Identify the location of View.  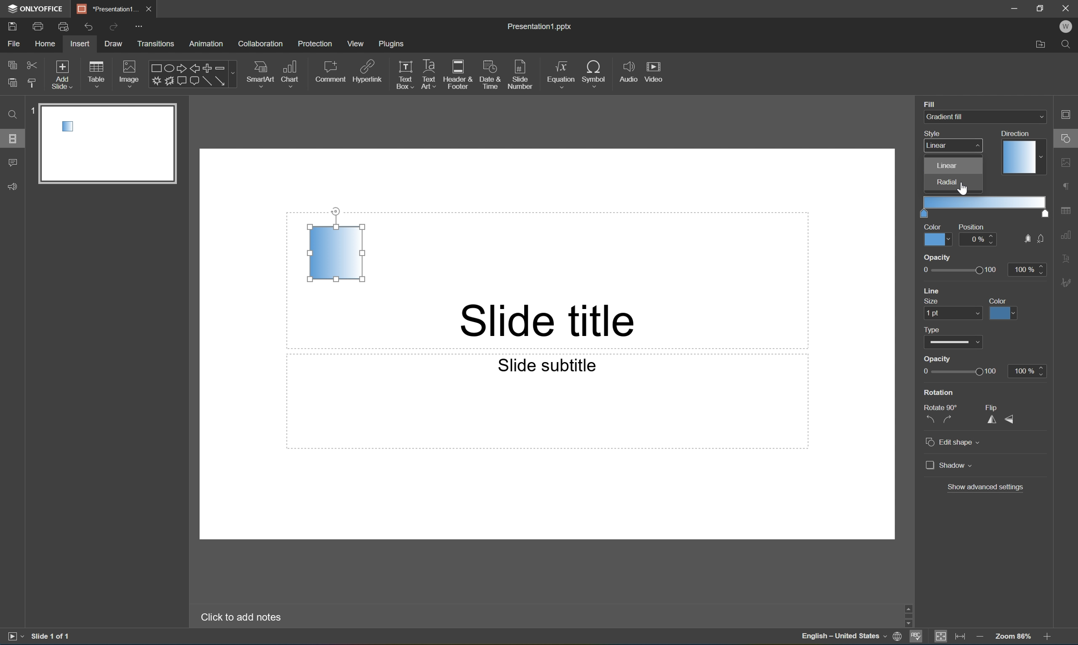
(356, 43).